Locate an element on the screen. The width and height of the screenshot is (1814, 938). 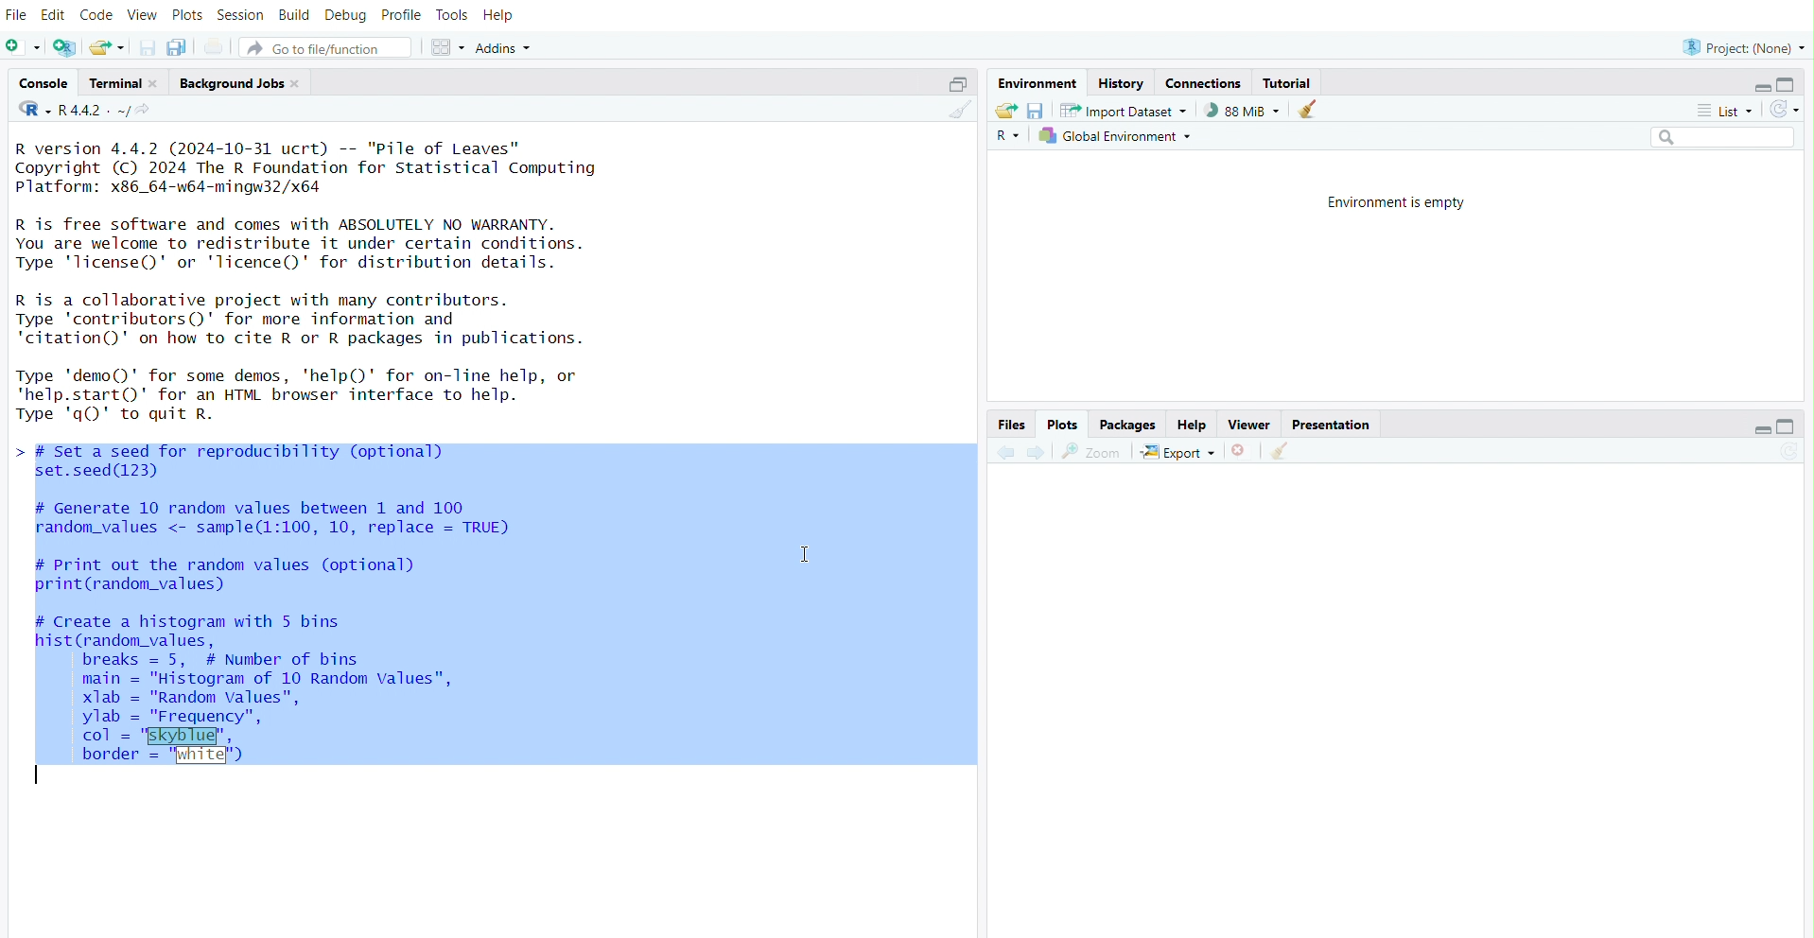
new file is located at coordinates (23, 47).